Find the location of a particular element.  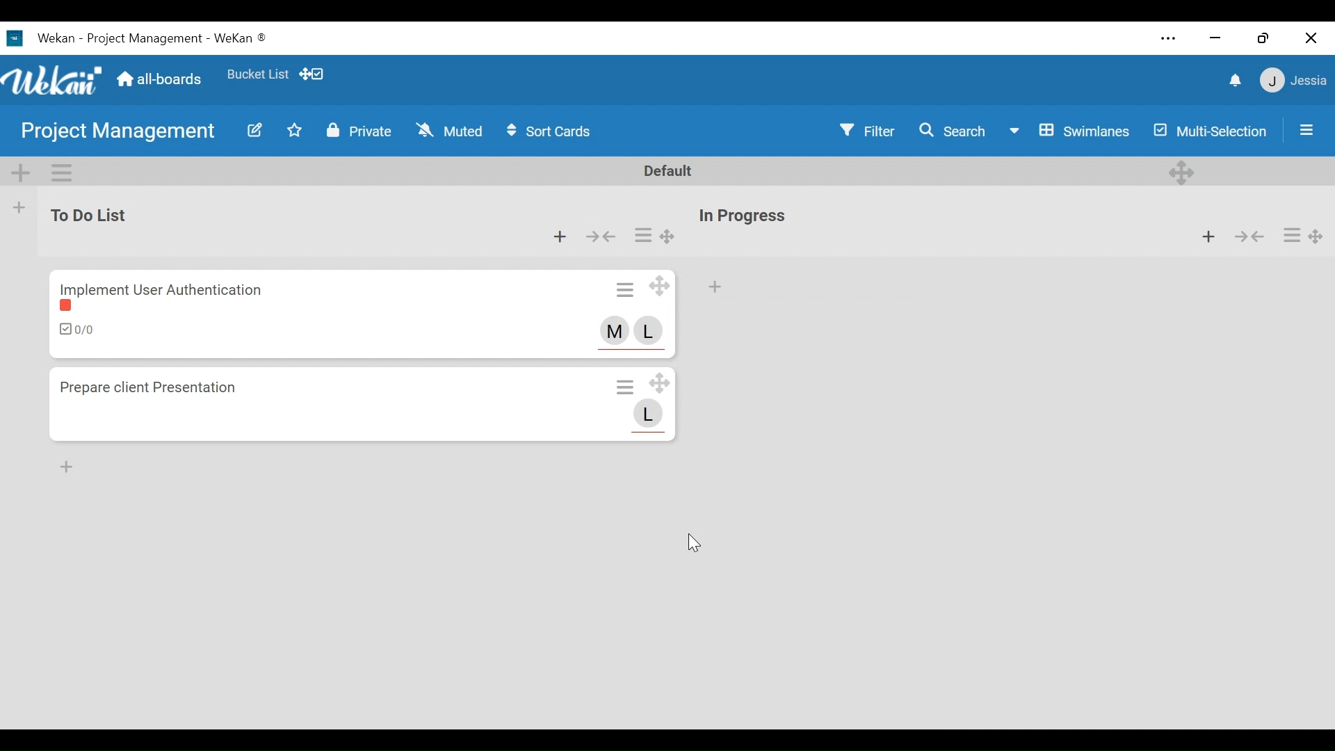

cursor is located at coordinates (709, 546).